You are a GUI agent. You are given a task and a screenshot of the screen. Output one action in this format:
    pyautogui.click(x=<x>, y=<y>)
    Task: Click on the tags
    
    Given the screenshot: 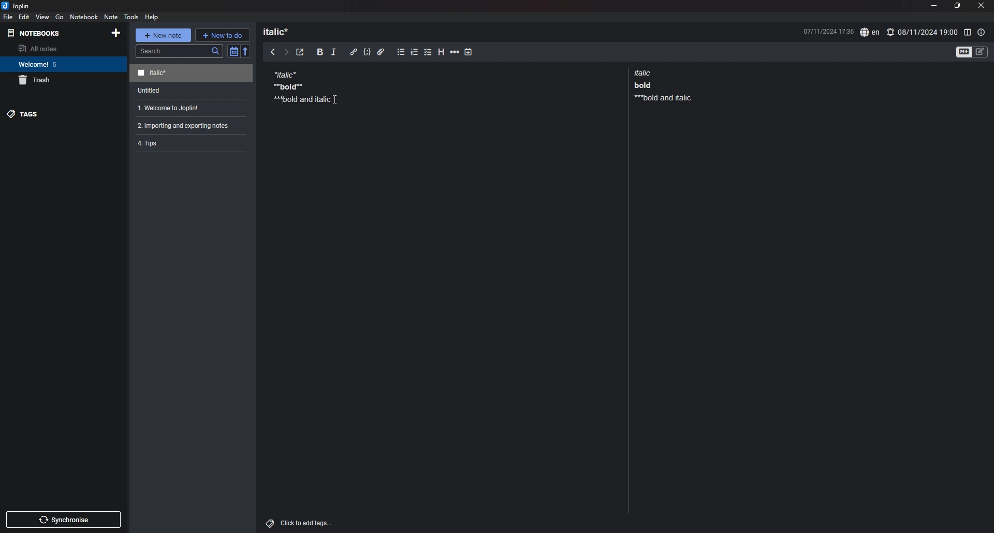 What is the action you would take?
    pyautogui.click(x=63, y=114)
    